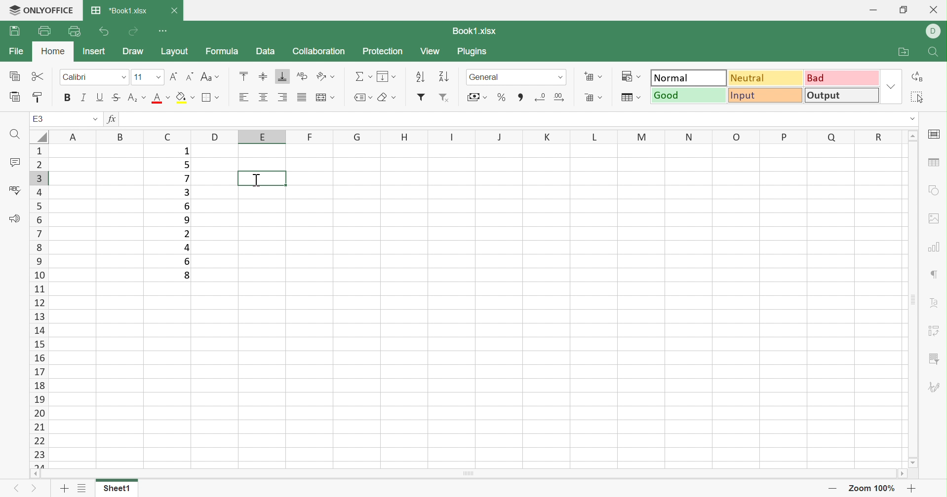 The image size is (947, 497). What do you see at coordinates (186, 152) in the screenshot?
I see `1` at bounding box center [186, 152].